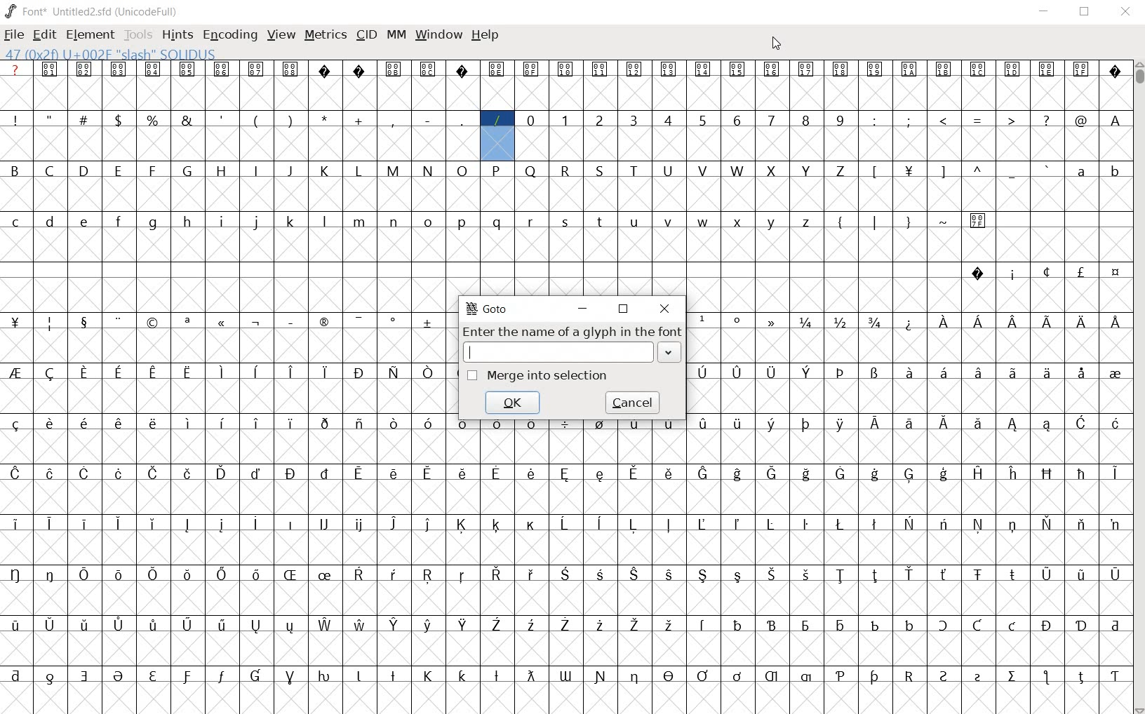  Describe the element at coordinates (633, 473) in the screenshot. I see `glyph` at that location.